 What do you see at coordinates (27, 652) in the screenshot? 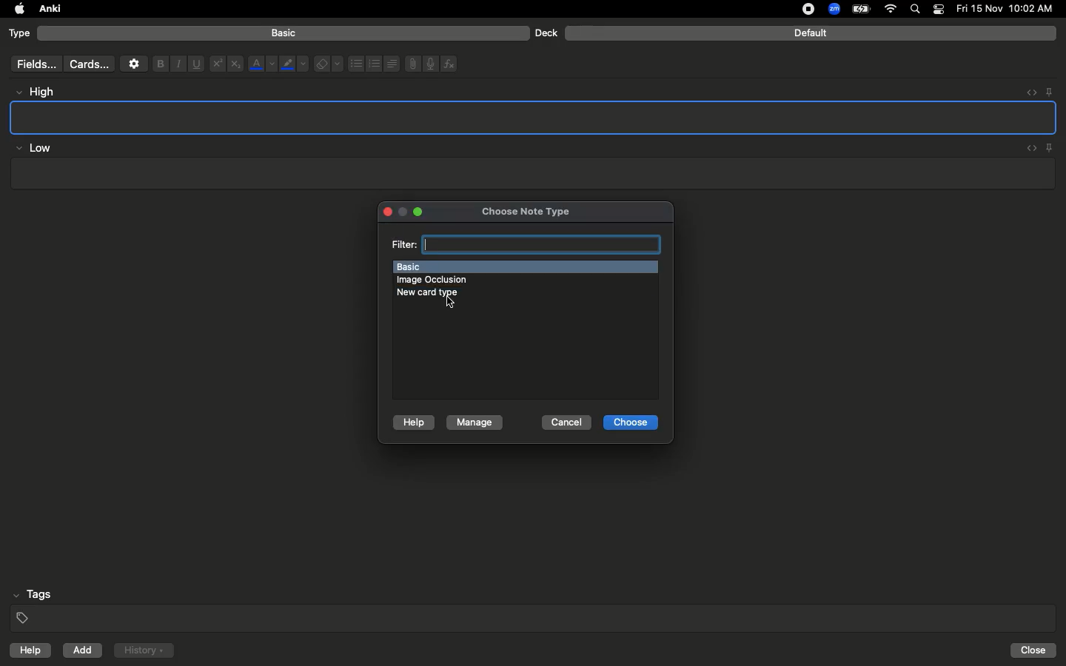
I see `help` at bounding box center [27, 652].